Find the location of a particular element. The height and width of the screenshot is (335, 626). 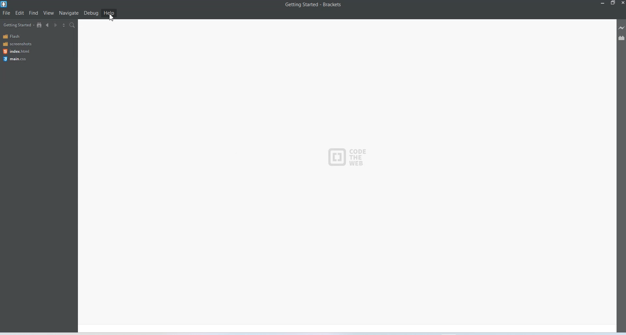

Logo is located at coordinates (346, 156).